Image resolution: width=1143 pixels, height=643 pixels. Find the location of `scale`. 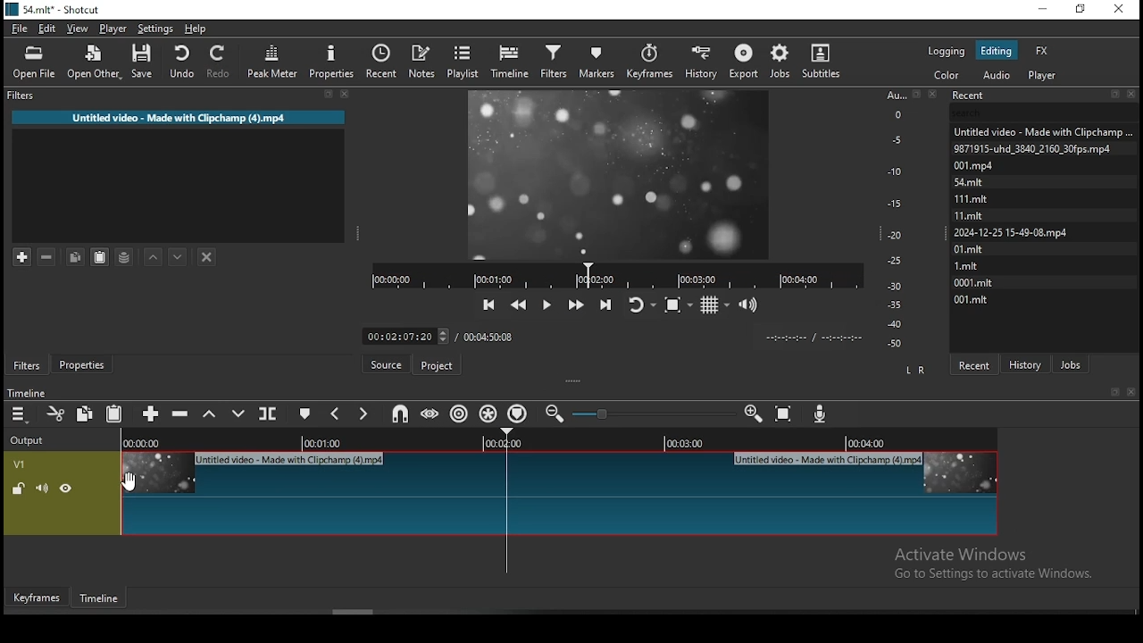

scale is located at coordinates (897, 221).